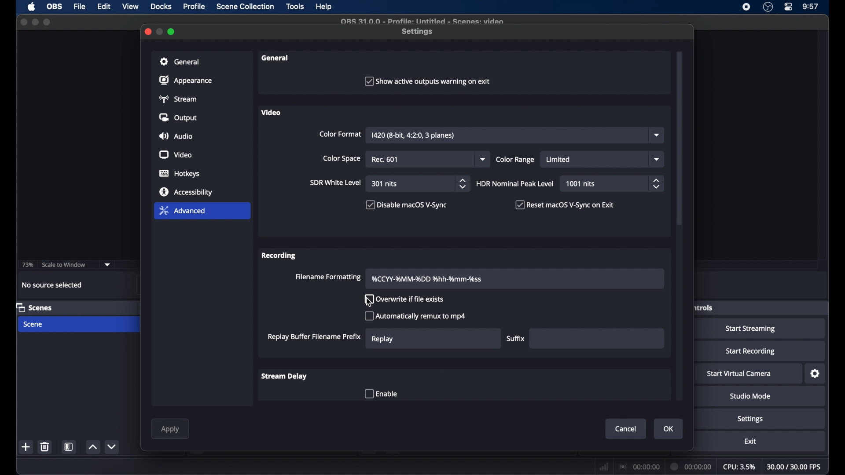 This screenshot has height=475, width=845. What do you see at coordinates (176, 155) in the screenshot?
I see `video` at bounding box center [176, 155].